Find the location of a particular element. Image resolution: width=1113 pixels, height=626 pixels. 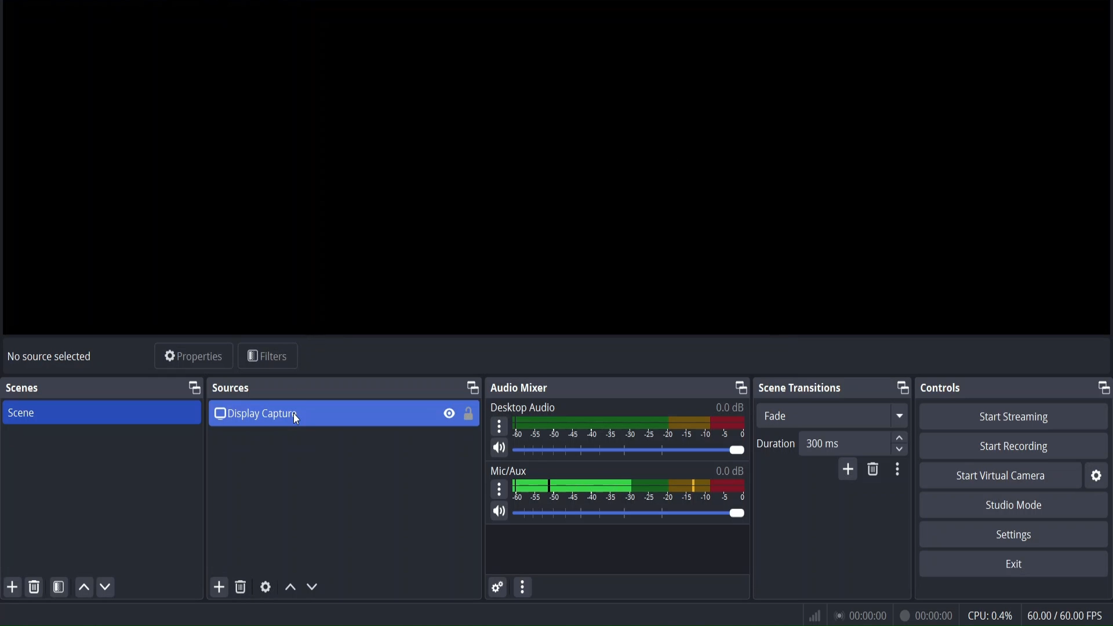

fps is located at coordinates (1067, 615).